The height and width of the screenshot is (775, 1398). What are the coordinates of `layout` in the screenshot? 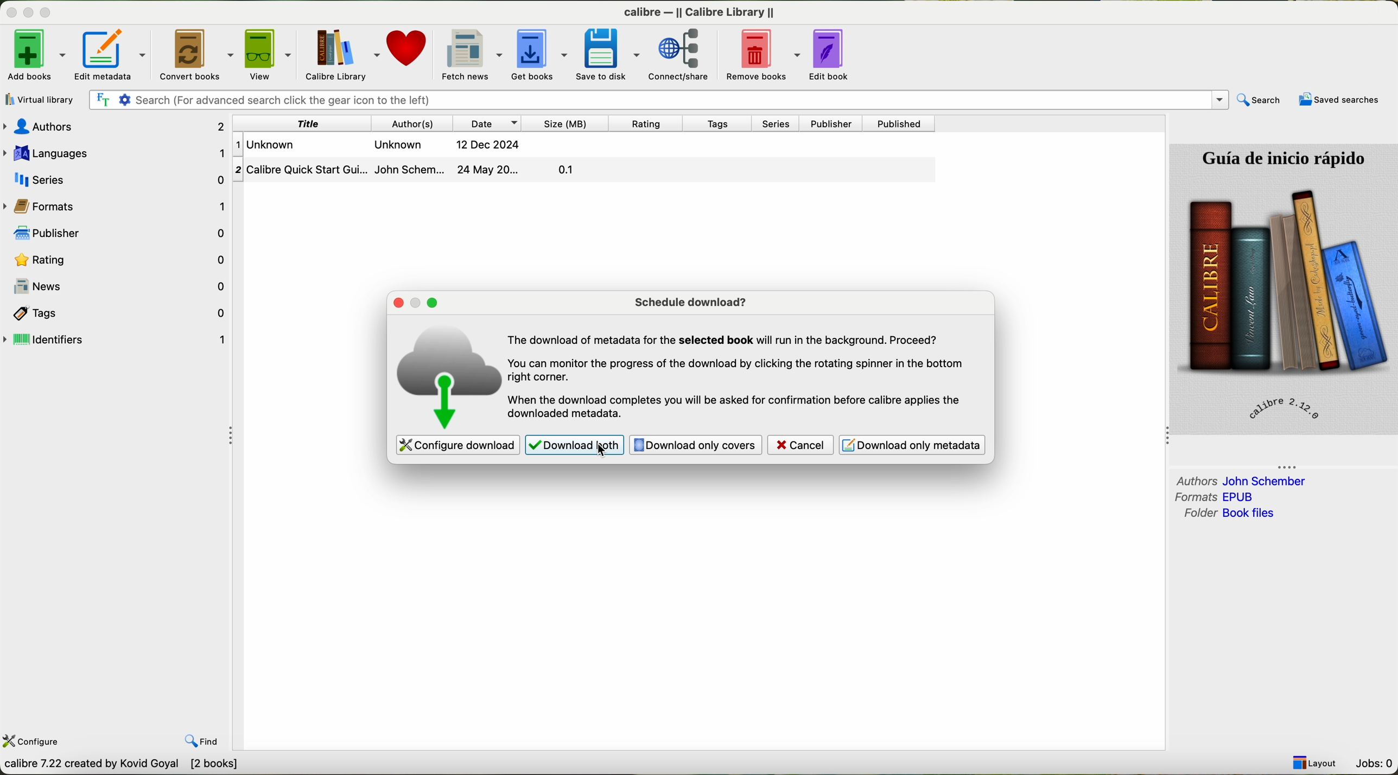 It's located at (1315, 762).